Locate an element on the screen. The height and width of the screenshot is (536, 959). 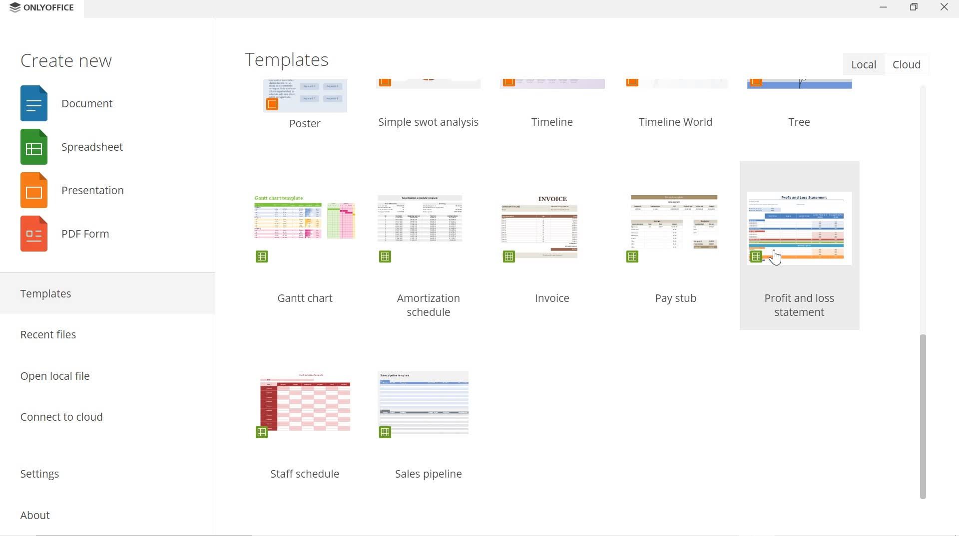
Simple swot analysis is located at coordinates (433, 122).